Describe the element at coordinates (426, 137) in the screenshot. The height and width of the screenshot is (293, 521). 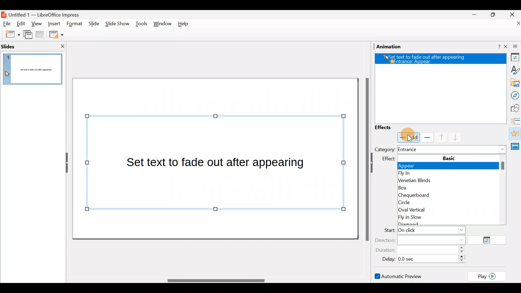
I see `Remove effect` at that location.